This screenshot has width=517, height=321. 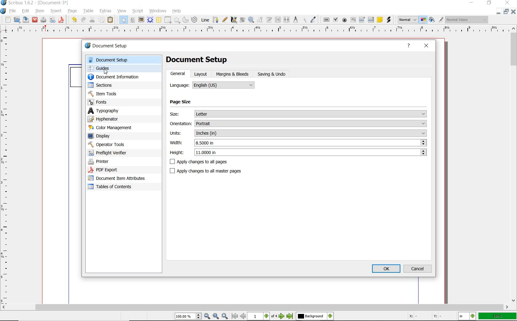 What do you see at coordinates (133, 21) in the screenshot?
I see `text frame` at bounding box center [133, 21].